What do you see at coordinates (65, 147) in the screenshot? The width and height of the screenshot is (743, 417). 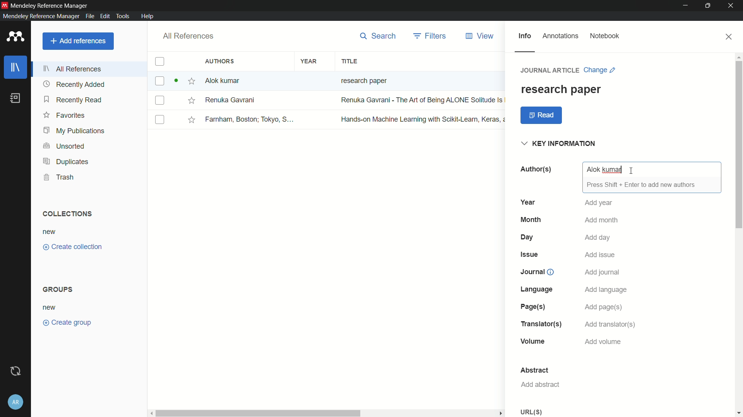 I see `unsorted` at bounding box center [65, 147].